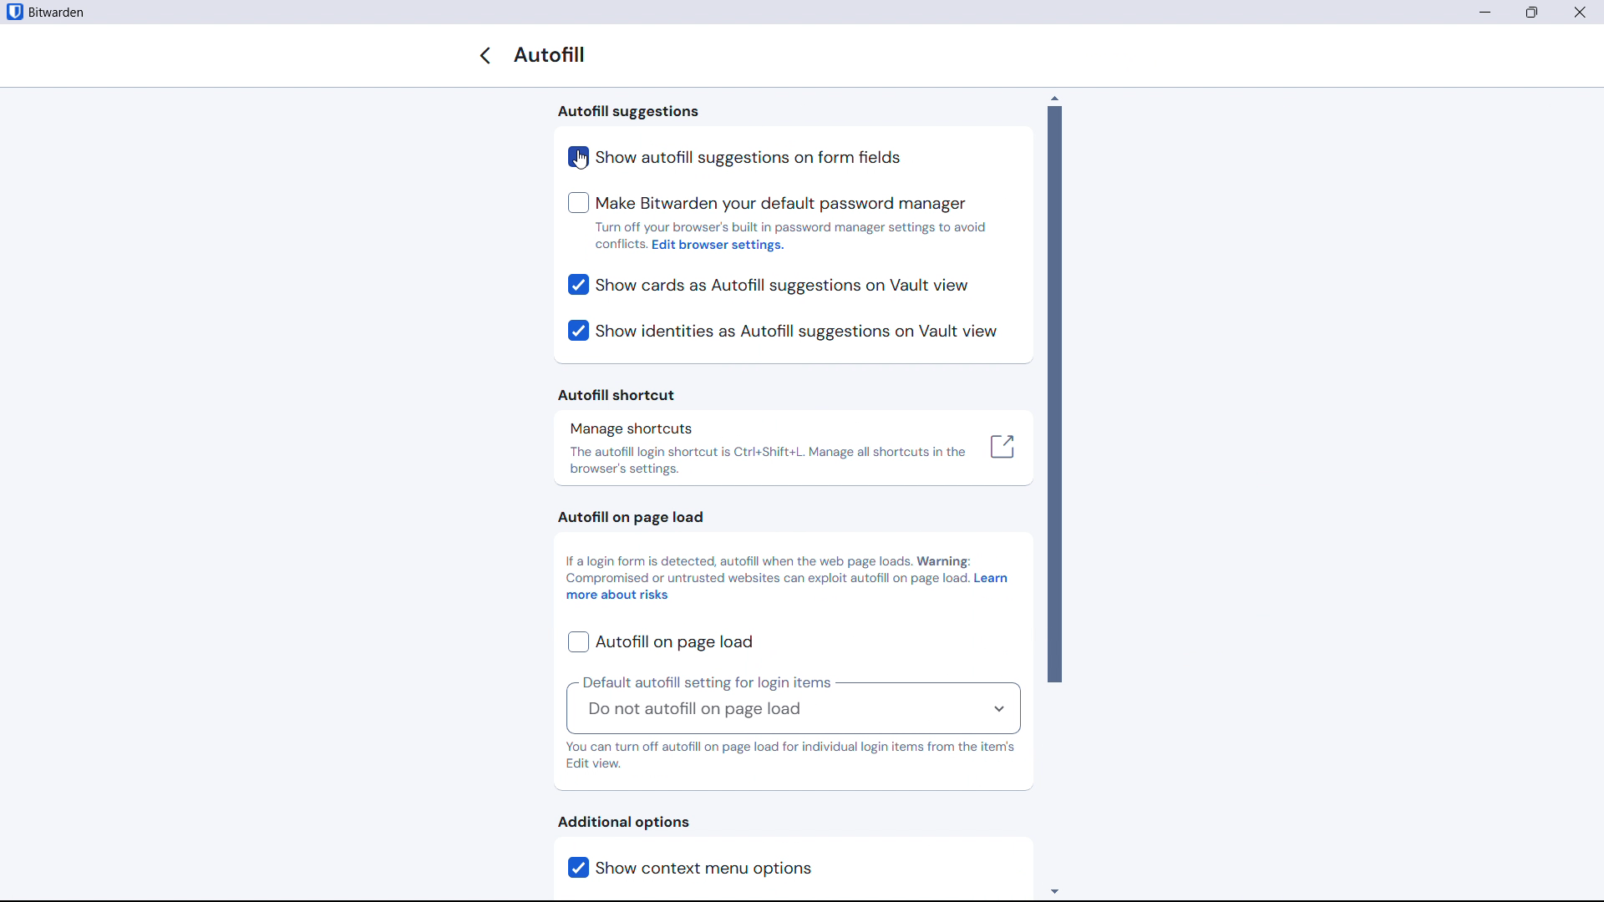 Image resolution: width=1604 pixels, height=902 pixels. Describe the element at coordinates (1484, 13) in the screenshot. I see `minimise ` at that location.